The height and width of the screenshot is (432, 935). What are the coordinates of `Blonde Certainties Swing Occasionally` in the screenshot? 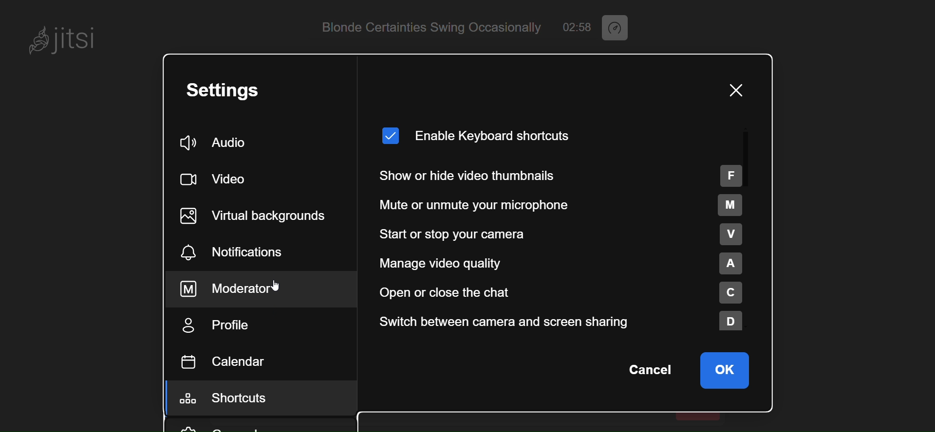 It's located at (424, 27).